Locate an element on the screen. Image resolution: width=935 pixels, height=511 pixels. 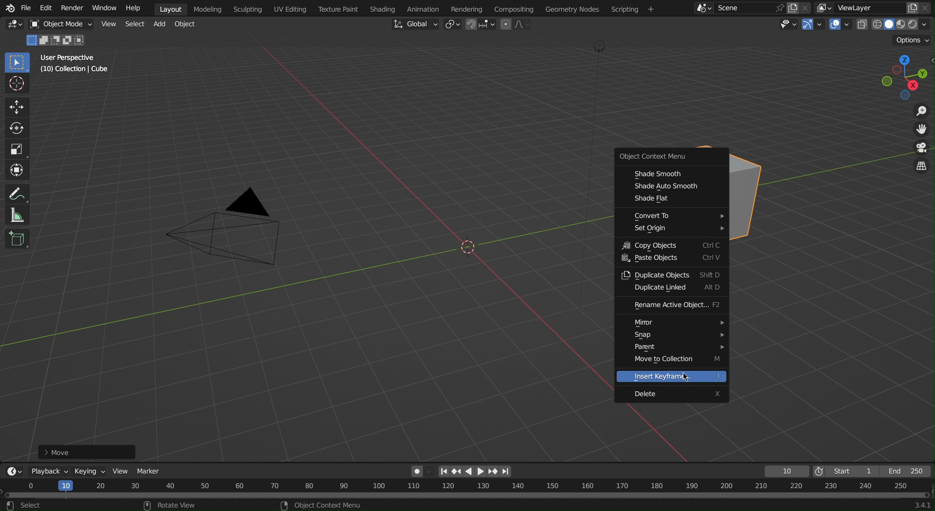
Timeline is located at coordinates (468, 495).